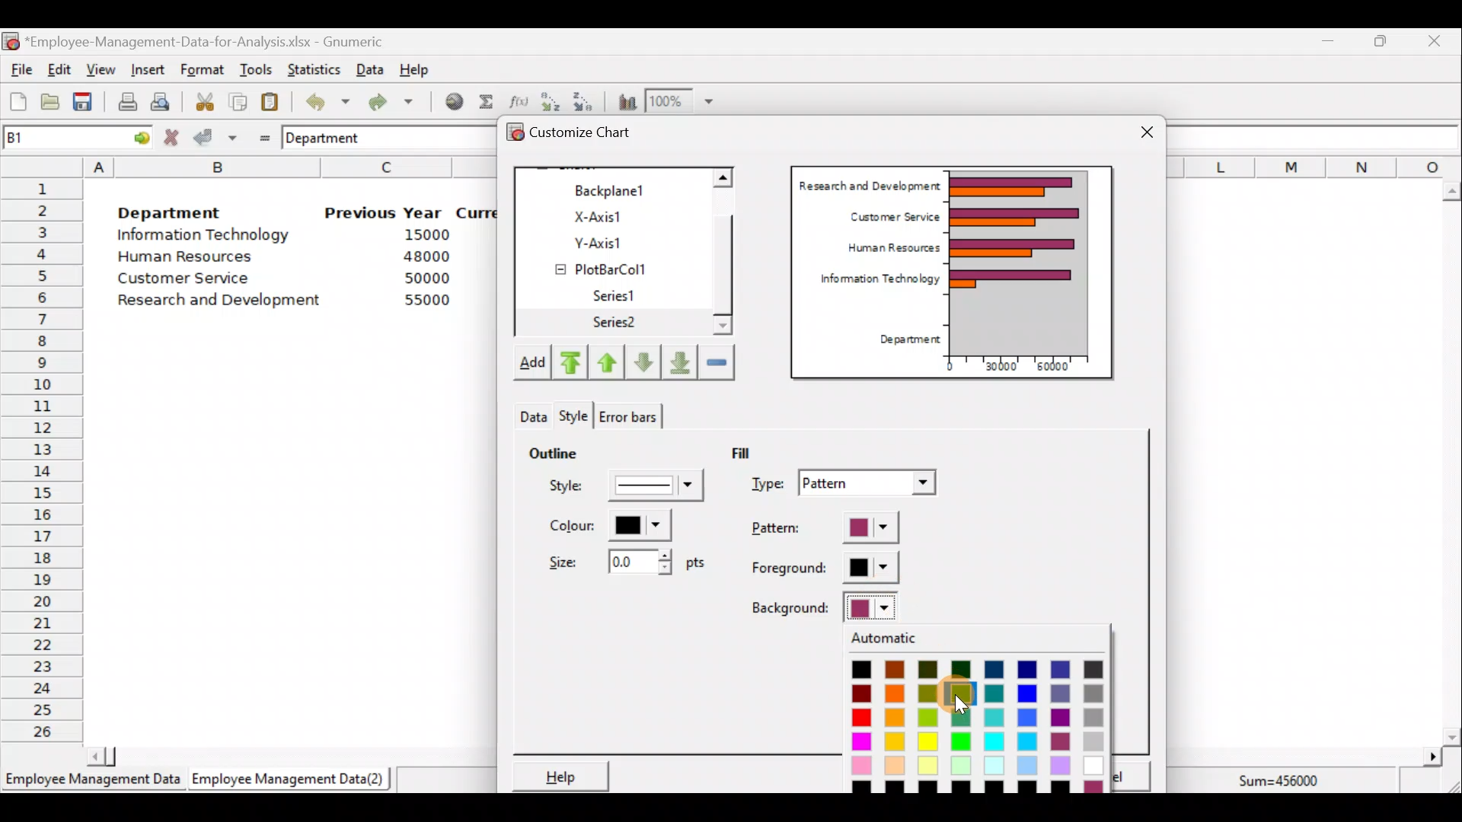 This screenshot has width=1462, height=822. Describe the element at coordinates (237, 99) in the screenshot. I see `Copy the selection` at that location.